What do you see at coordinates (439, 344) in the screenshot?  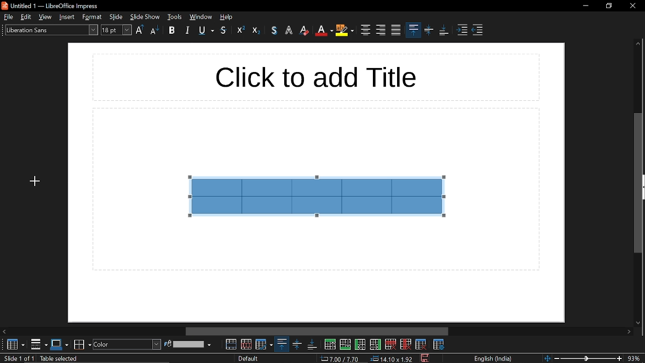 I see `table properties` at bounding box center [439, 344].